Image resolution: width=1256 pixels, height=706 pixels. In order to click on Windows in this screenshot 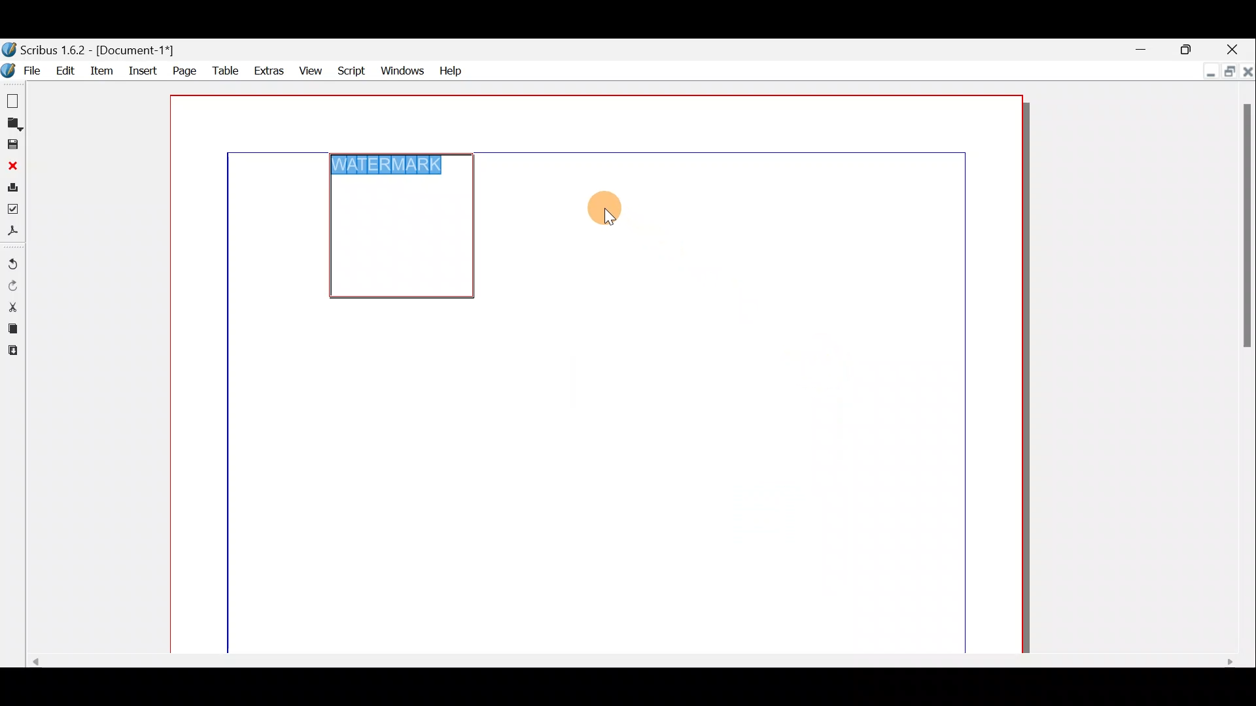, I will do `click(402, 69)`.